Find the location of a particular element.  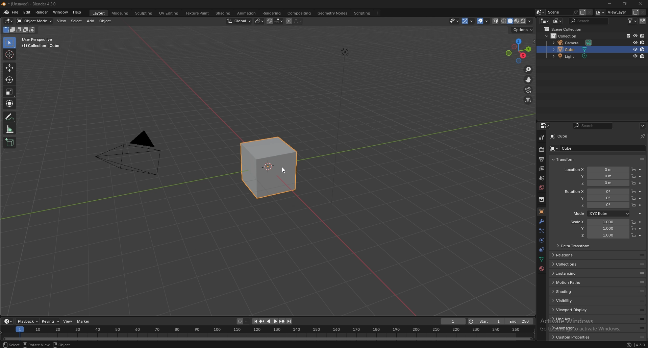

physics is located at coordinates (542, 240).